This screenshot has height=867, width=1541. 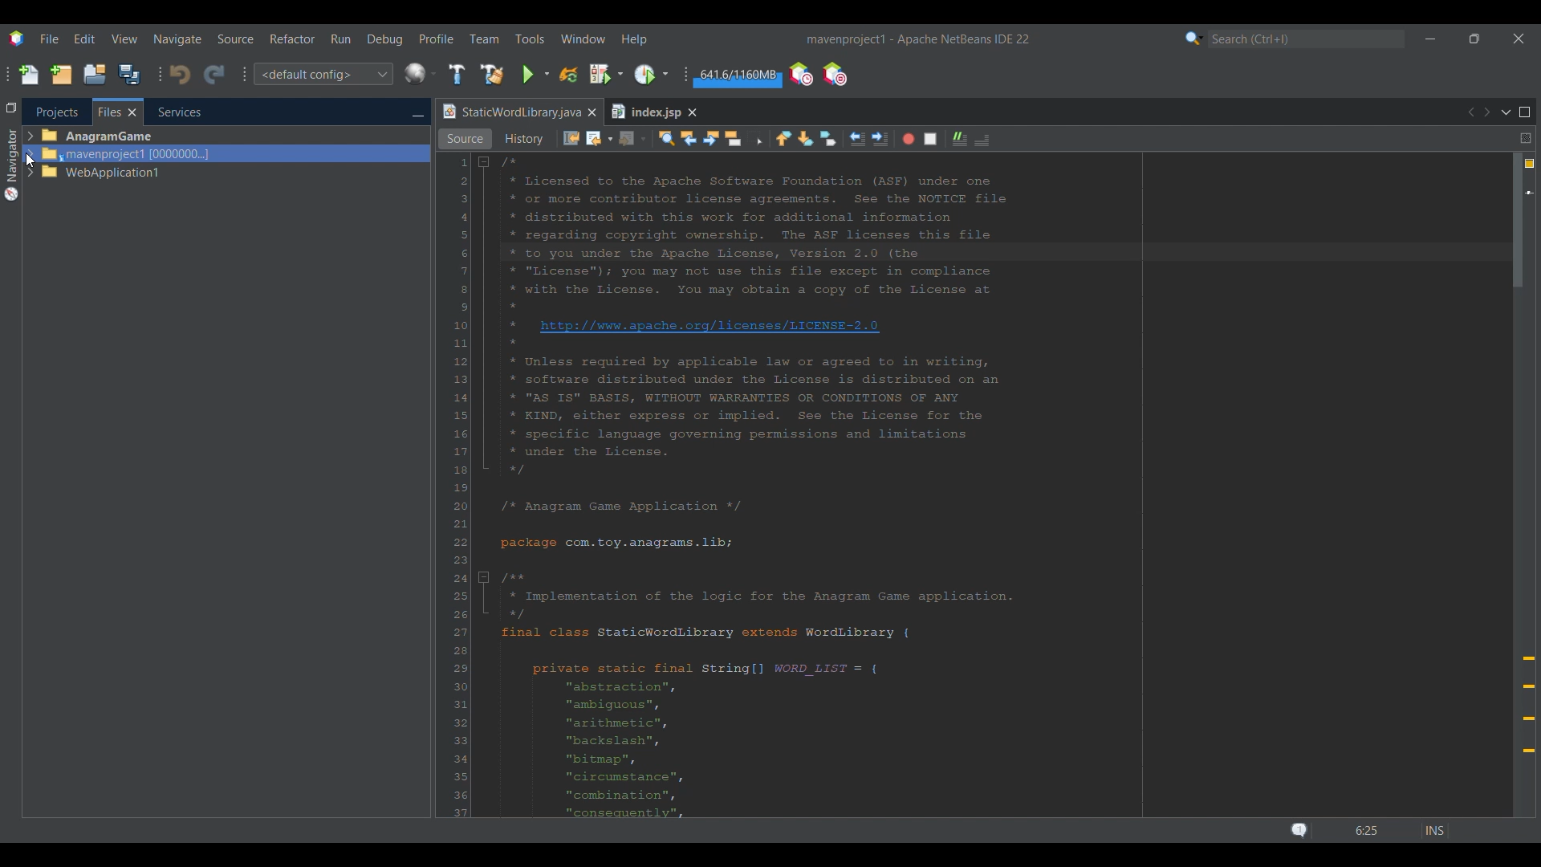 I want to click on New project, so click(x=61, y=74).